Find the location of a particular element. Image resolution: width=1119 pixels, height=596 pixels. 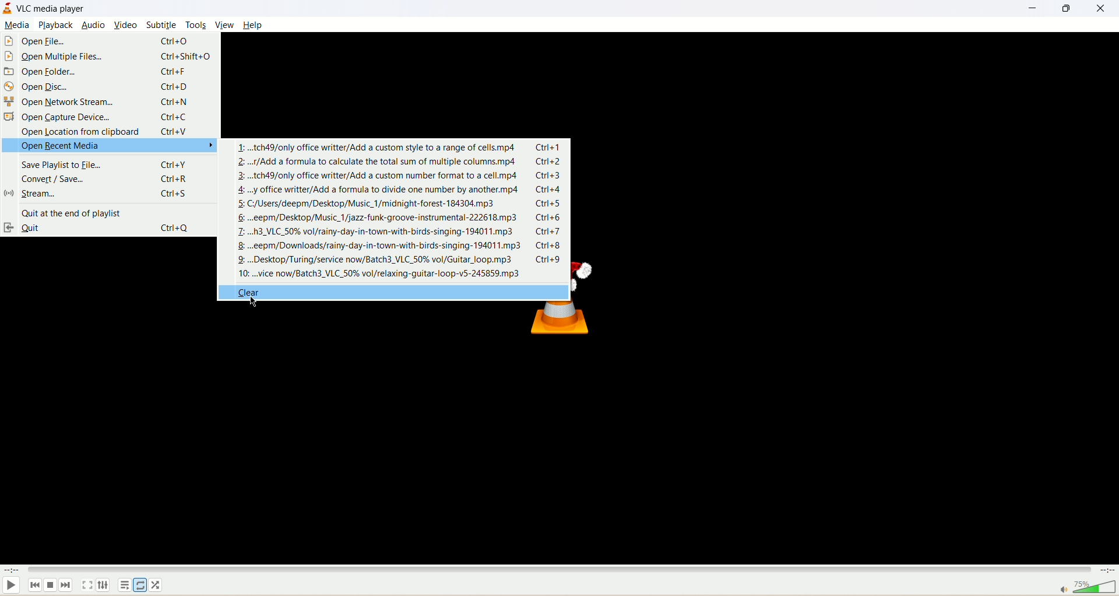

ctrl+V is located at coordinates (176, 132).